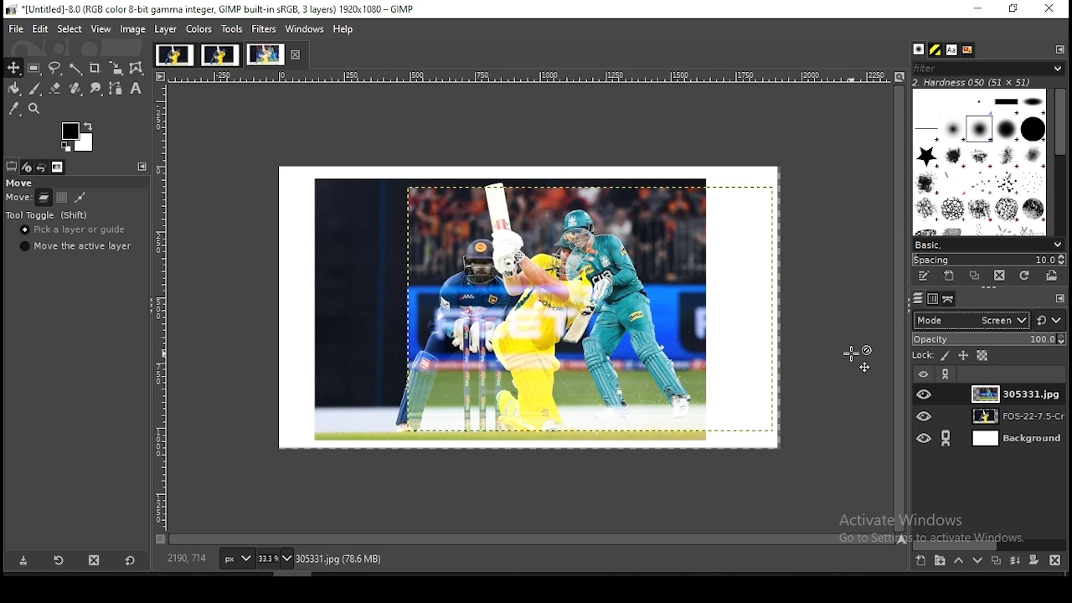 This screenshot has width=1072, height=603. I want to click on fonts, so click(951, 49).